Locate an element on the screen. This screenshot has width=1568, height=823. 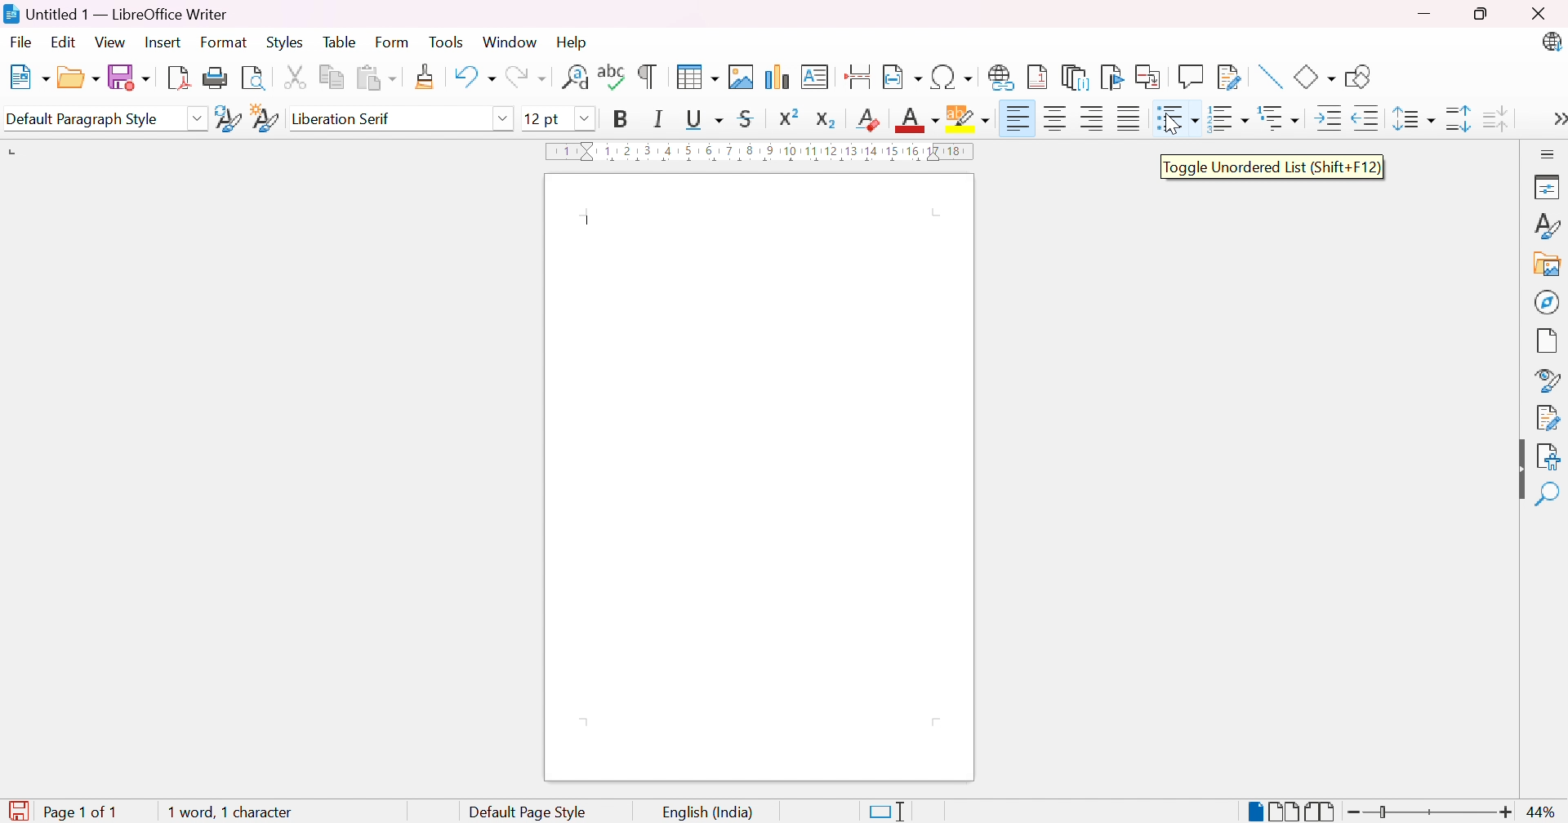
Clone formatting is located at coordinates (426, 78).